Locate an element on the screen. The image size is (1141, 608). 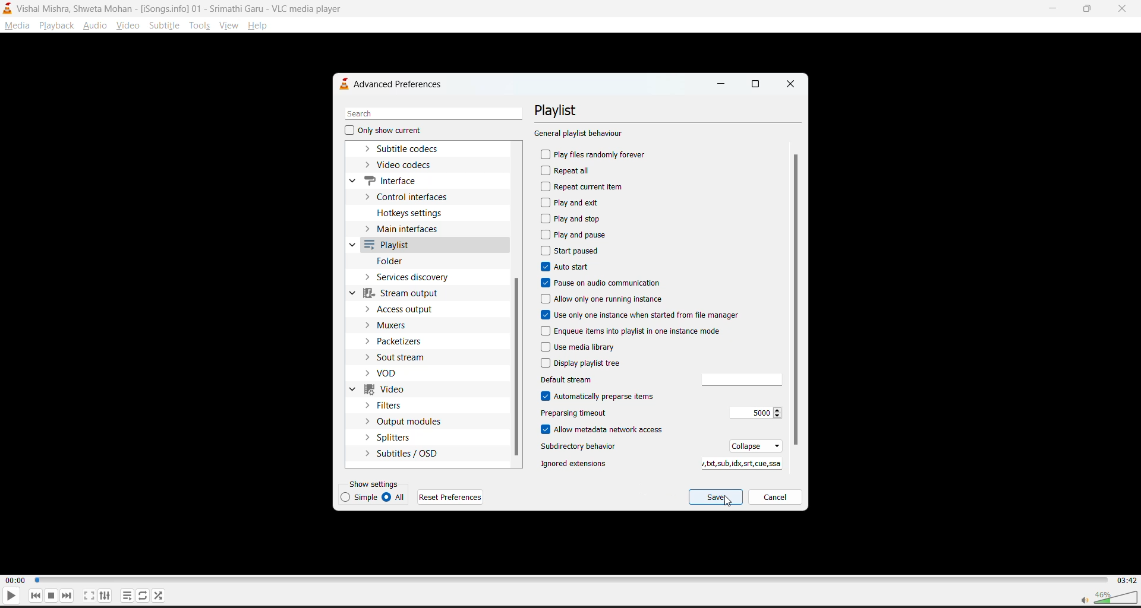
fullscreen is located at coordinates (87, 596).